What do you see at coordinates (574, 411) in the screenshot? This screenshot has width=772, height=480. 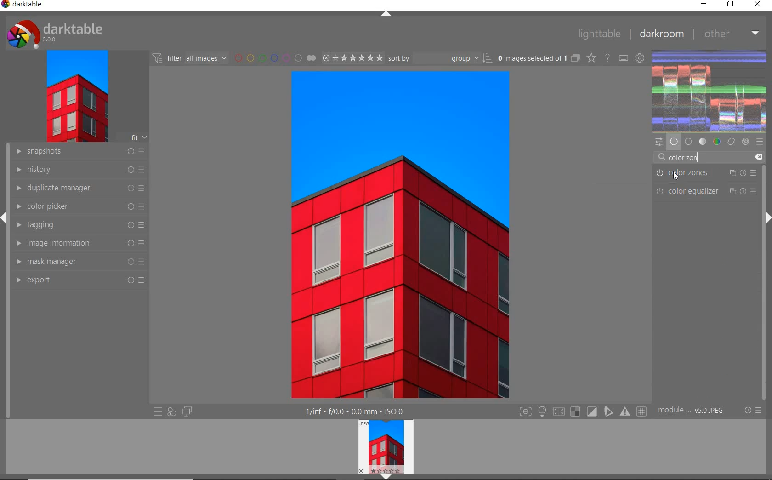 I see `gamut check` at bounding box center [574, 411].